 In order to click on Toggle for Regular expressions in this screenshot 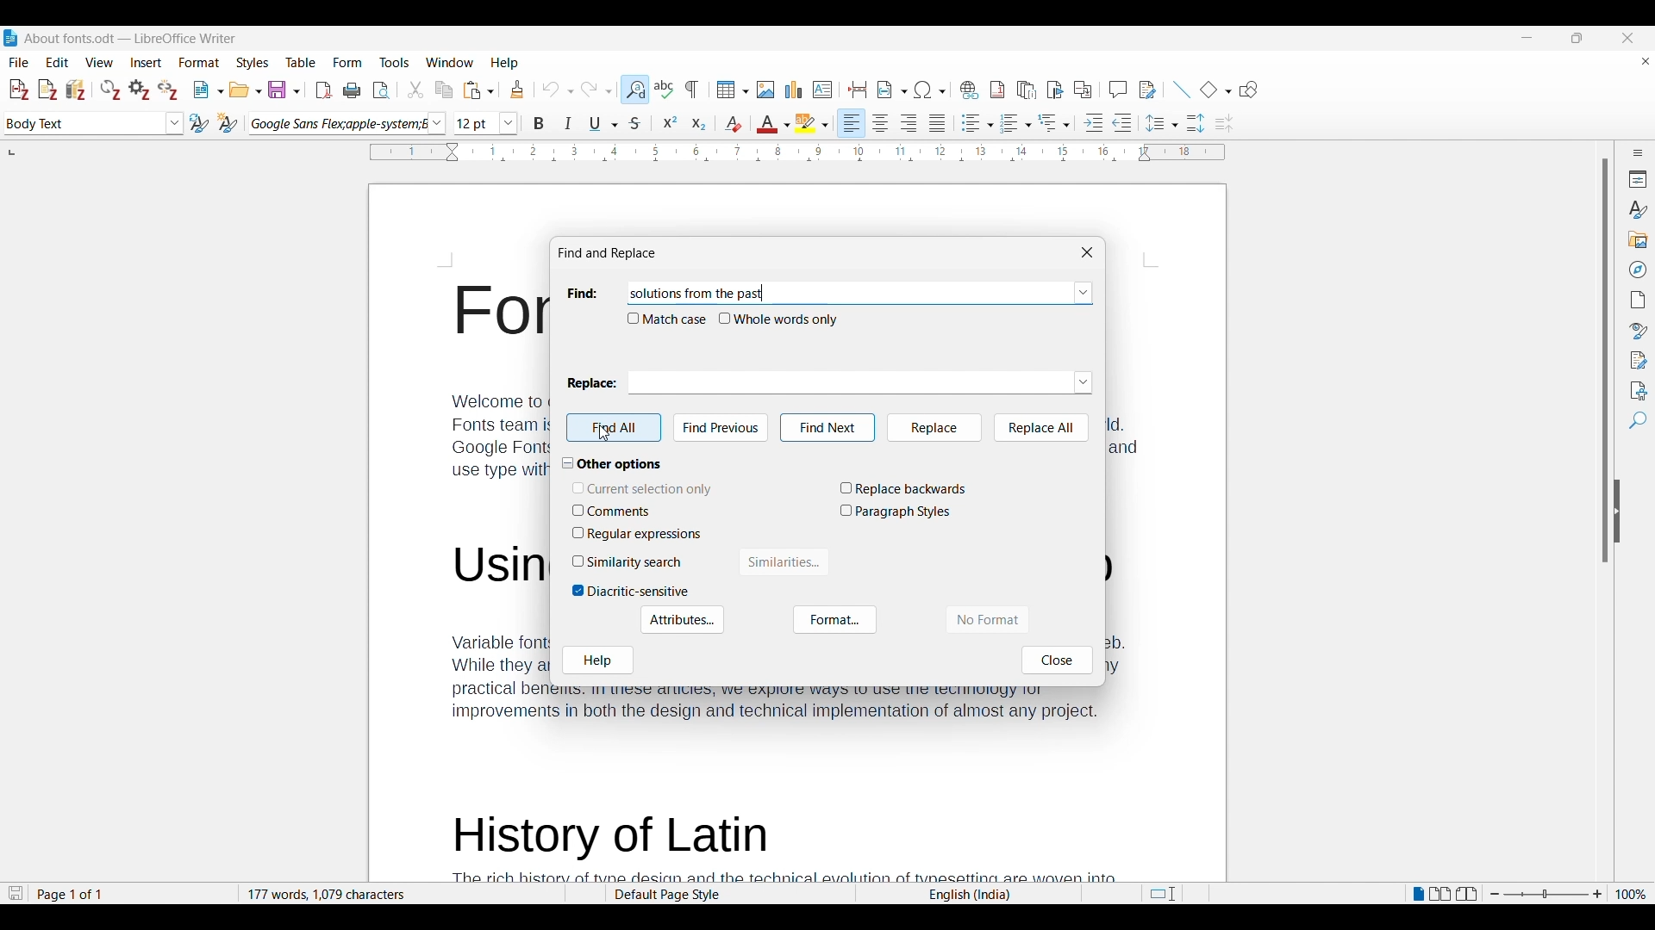, I will do `click(638, 534)`.